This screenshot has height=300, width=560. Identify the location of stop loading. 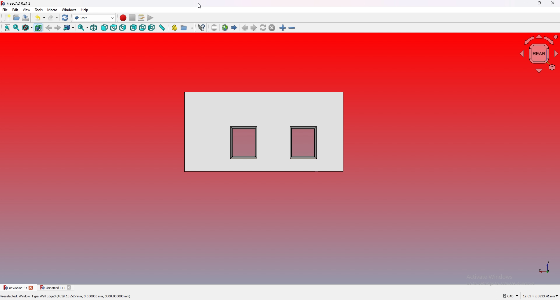
(272, 28).